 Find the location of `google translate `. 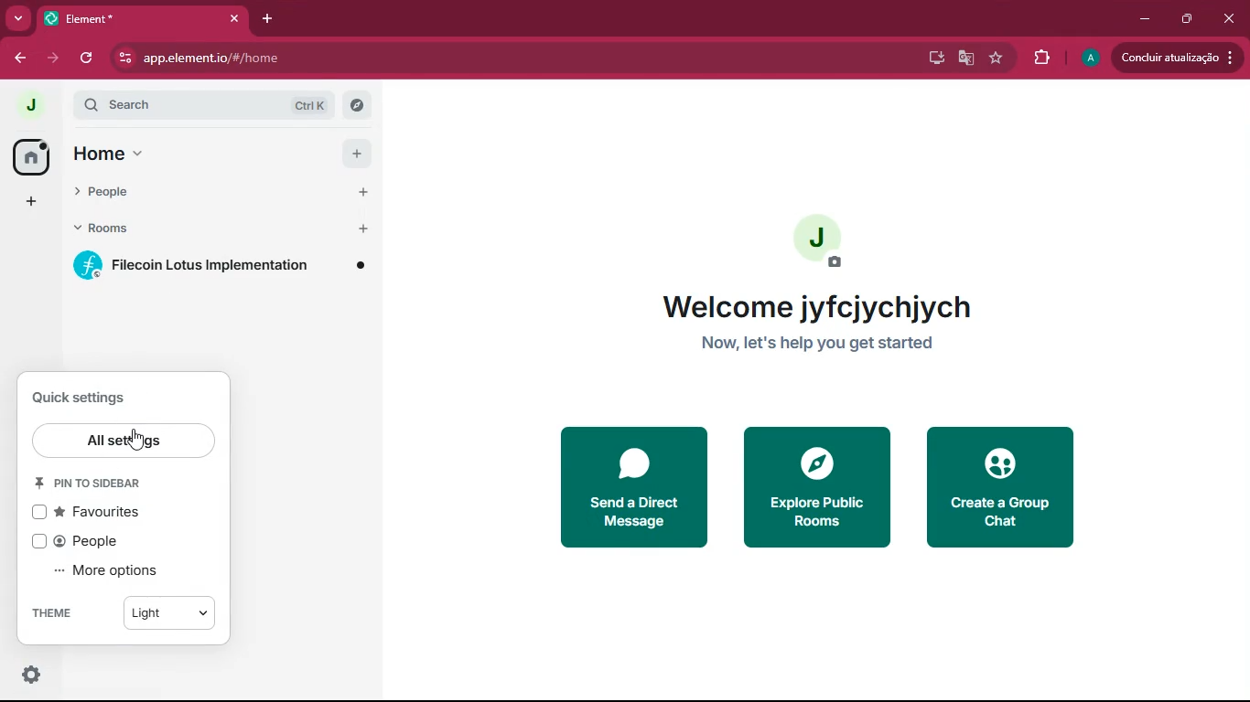

google translate  is located at coordinates (963, 59).